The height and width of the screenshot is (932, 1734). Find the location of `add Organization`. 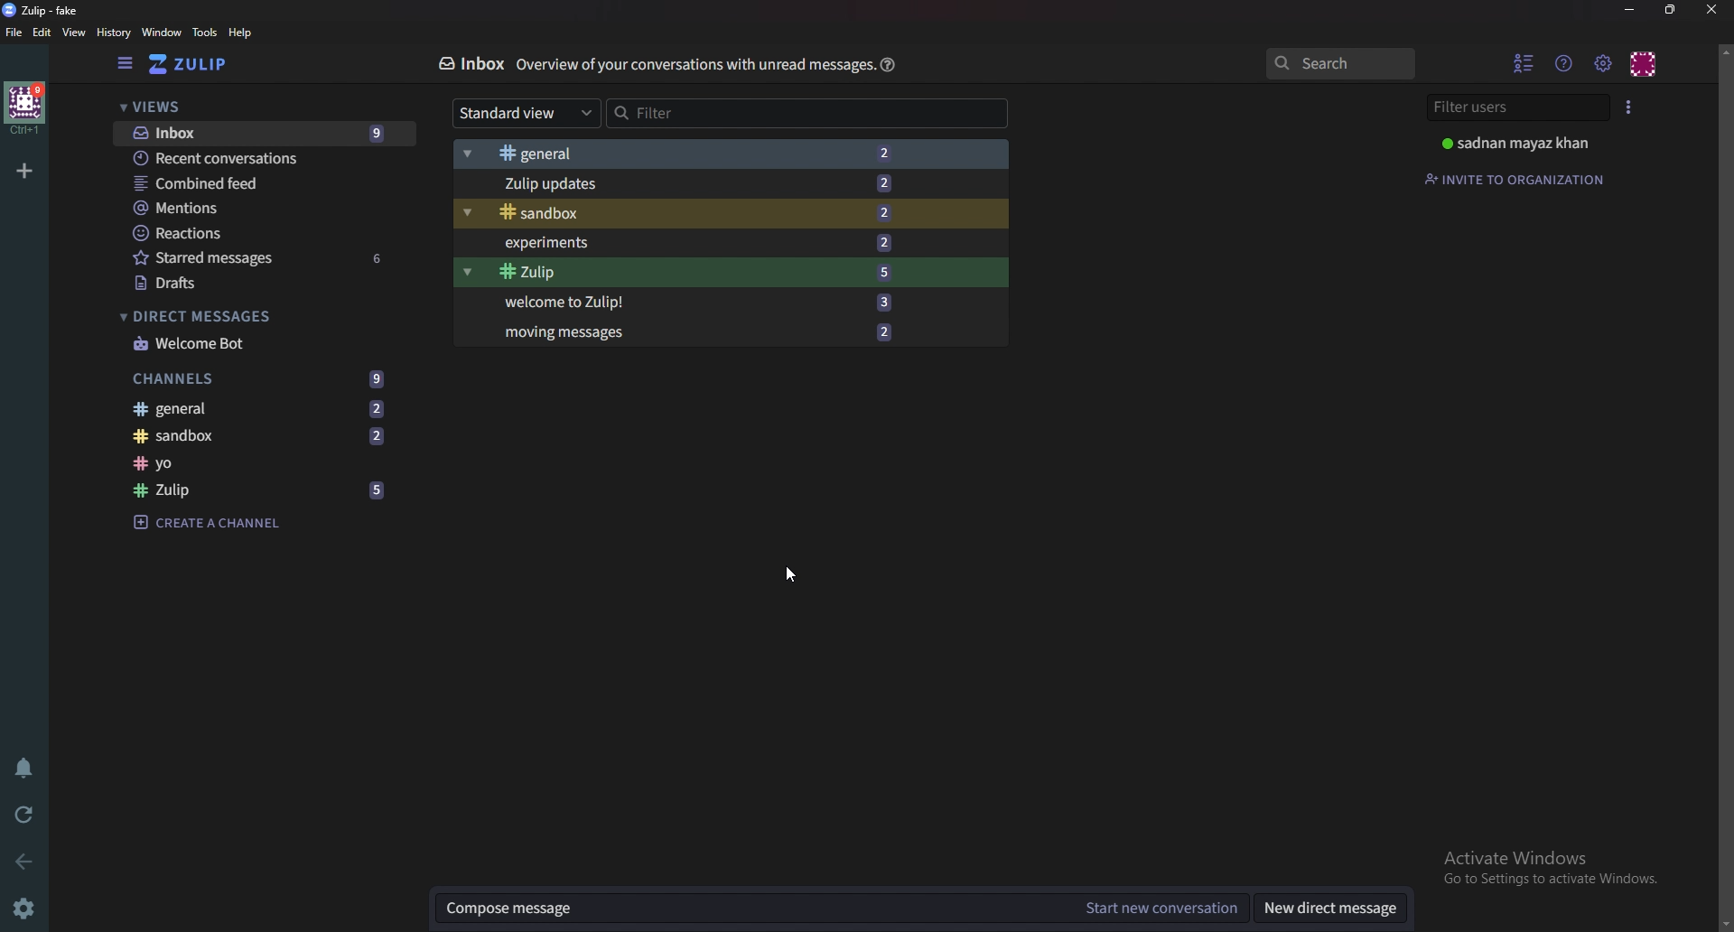

add Organization is located at coordinates (24, 172).